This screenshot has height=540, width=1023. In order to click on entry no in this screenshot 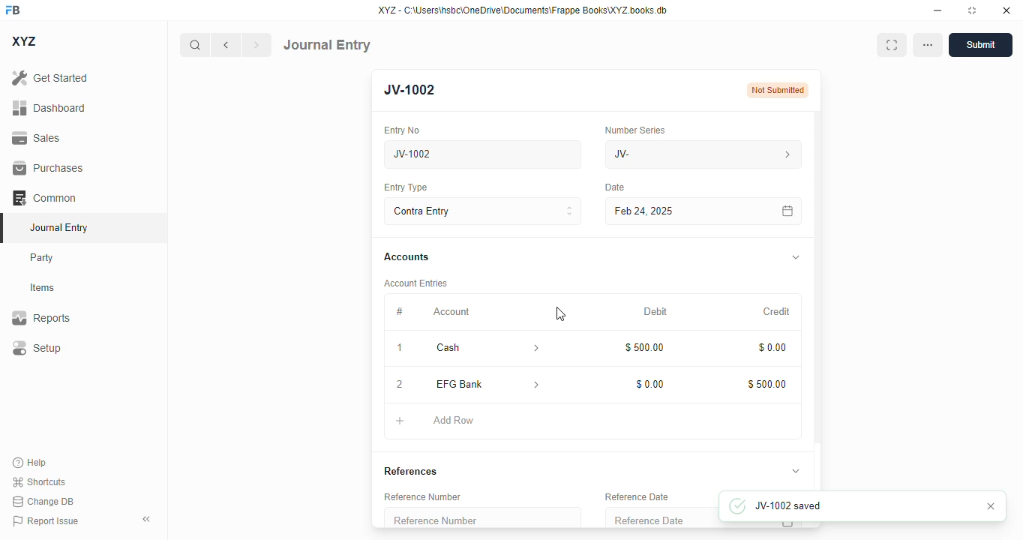, I will do `click(403, 130)`.